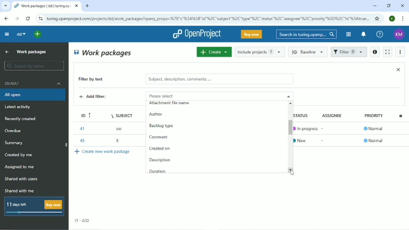 The image size is (409, 230). I want to click on 41, so click(82, 128).